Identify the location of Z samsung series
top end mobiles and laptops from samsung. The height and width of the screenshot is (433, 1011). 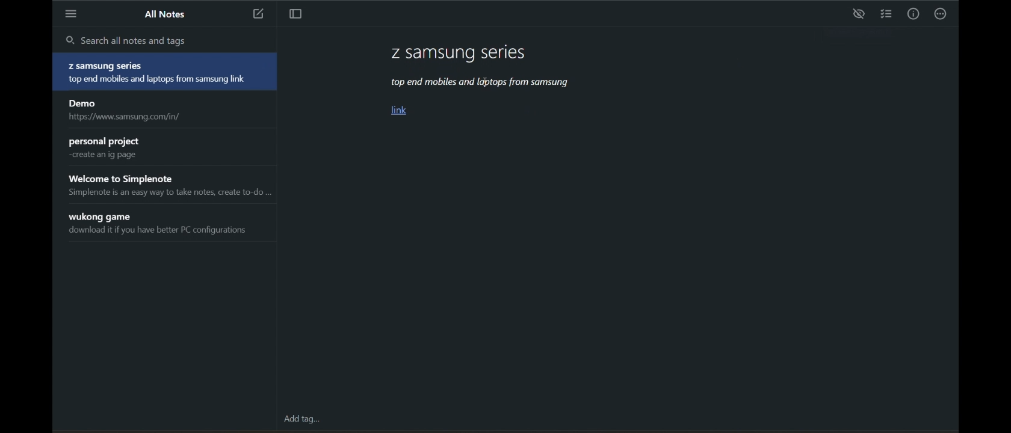
(486, 68).